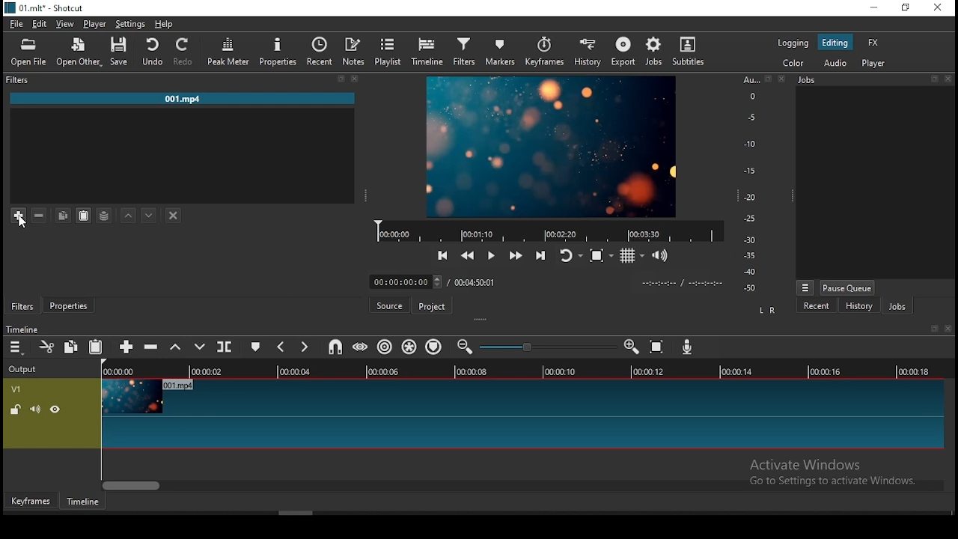 Image resolution: width=958 pixels, height=539 pixels. I want to click on history, so click(855, 308).